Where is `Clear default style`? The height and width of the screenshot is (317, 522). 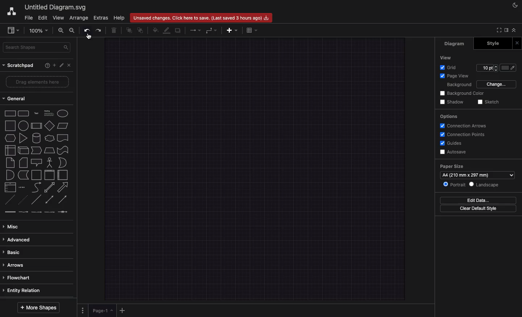
Clear default style is located at coordinates (479, 208).